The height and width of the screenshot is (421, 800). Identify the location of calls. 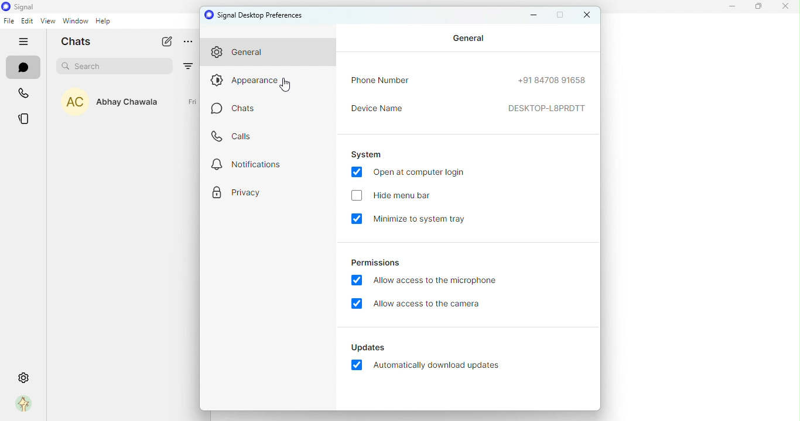
(25, 94).